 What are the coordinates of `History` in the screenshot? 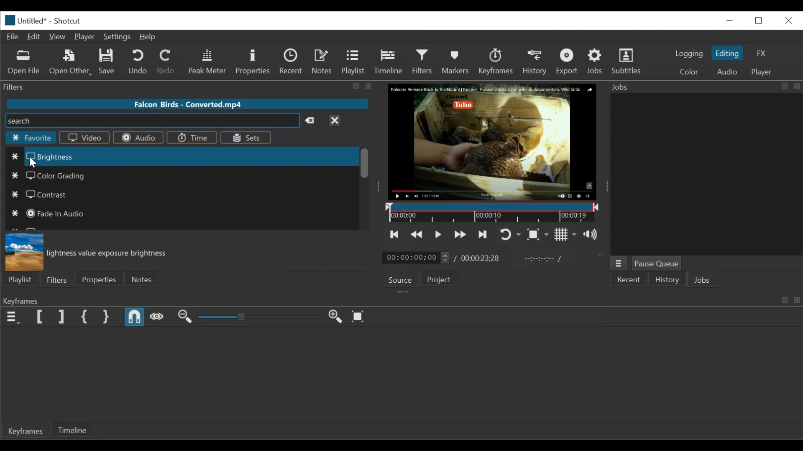 It's located at (535, 62).